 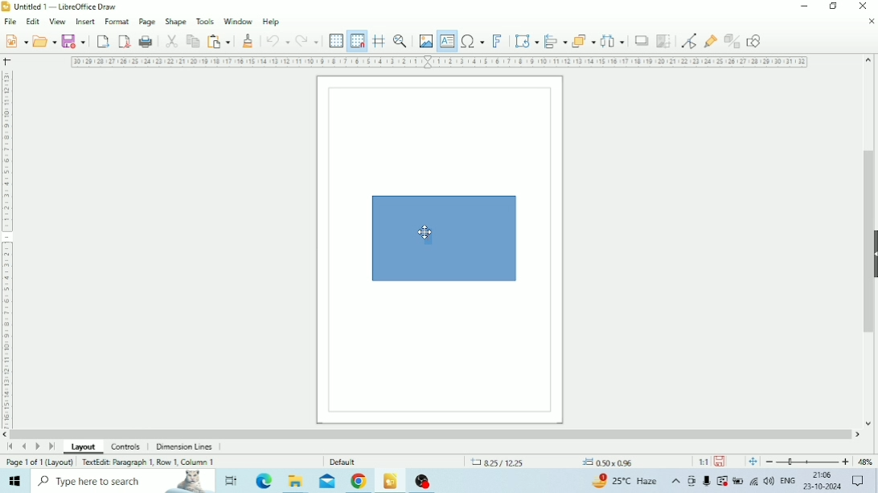 I want to click on Internet, so click(x=754, y=483).